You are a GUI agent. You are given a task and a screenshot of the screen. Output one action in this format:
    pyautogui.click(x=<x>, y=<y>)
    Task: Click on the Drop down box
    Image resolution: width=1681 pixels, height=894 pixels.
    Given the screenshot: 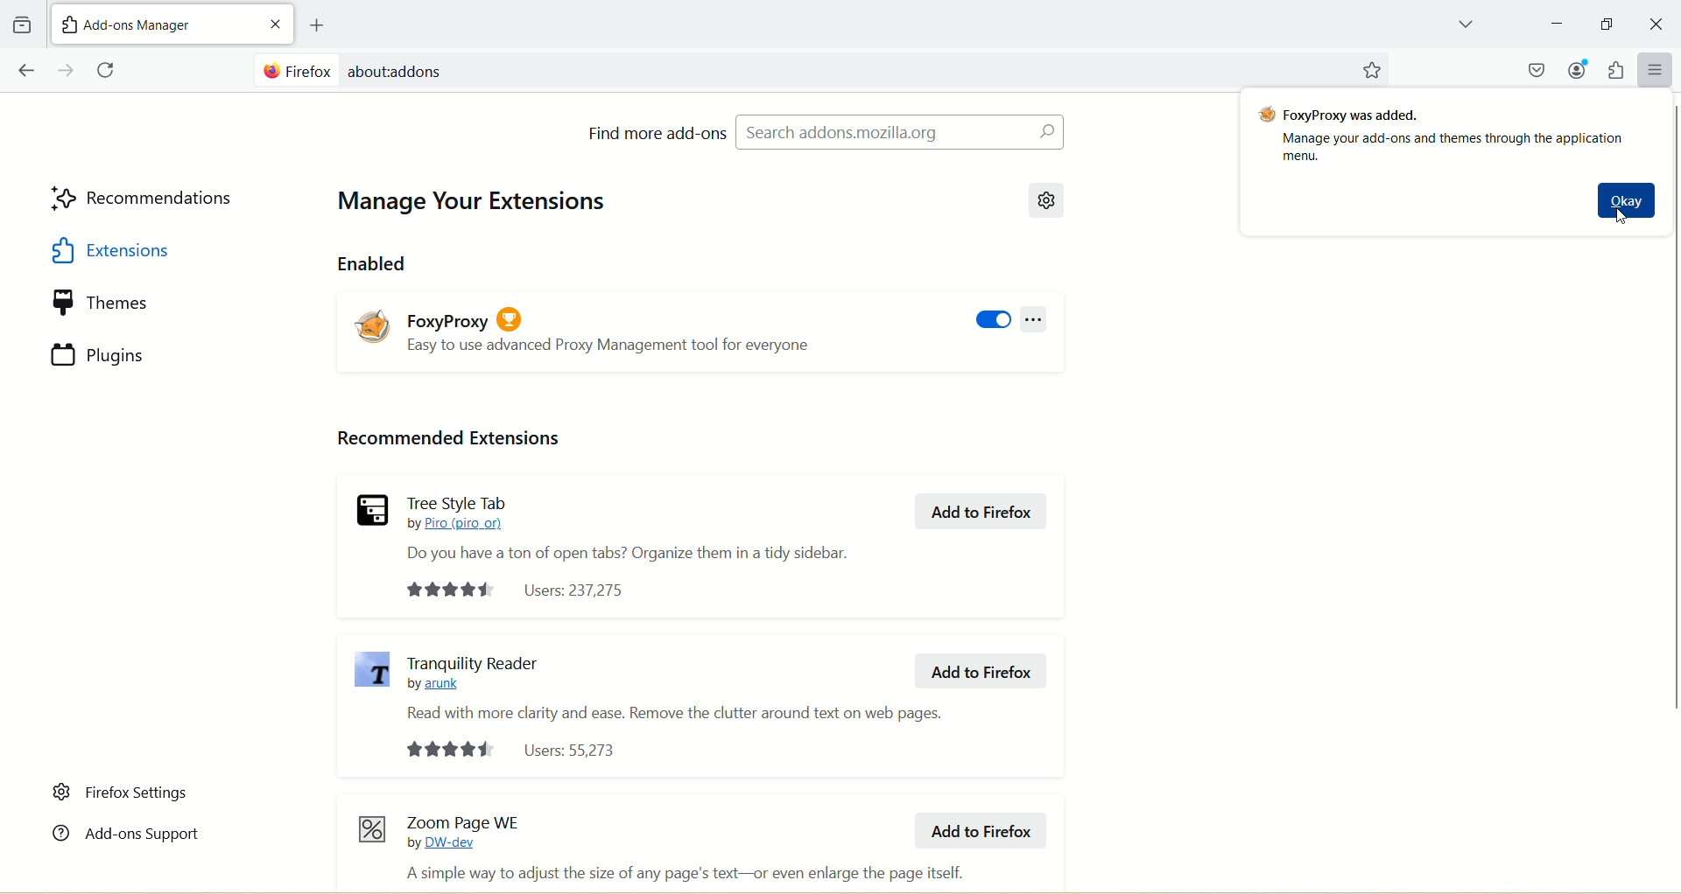 What is the action you would take?
    pyautogui.click(x=1465, y=26)
    